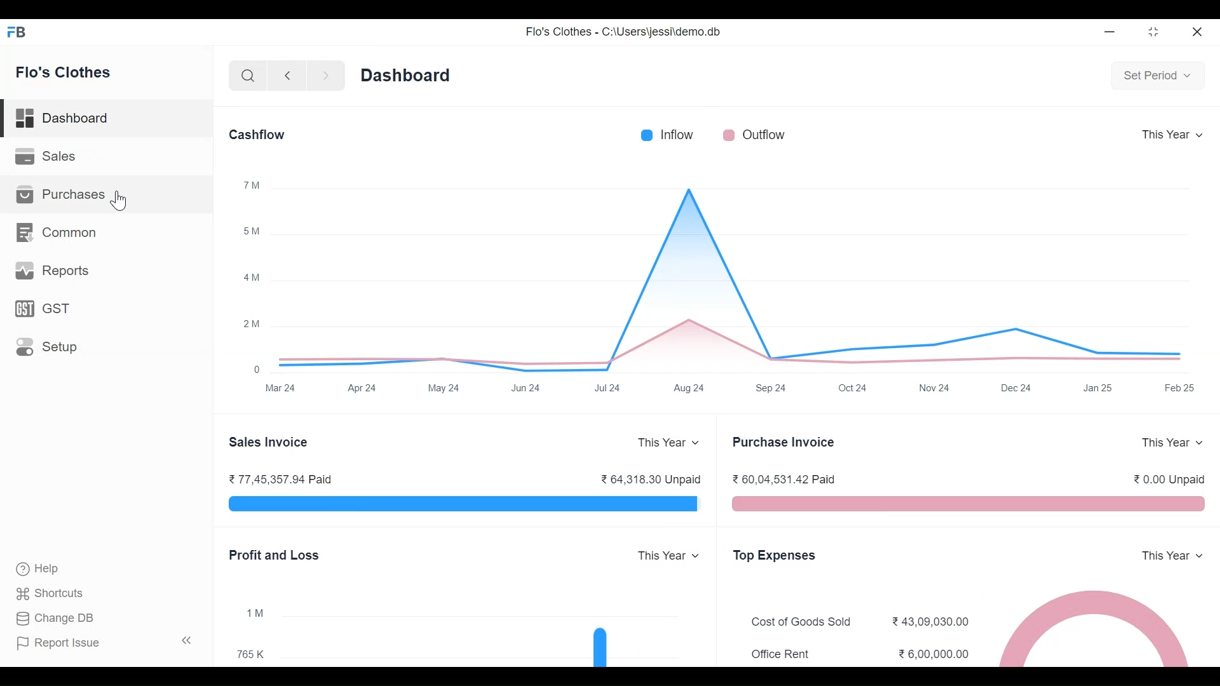  I want to click on ™, so click(253, 185).